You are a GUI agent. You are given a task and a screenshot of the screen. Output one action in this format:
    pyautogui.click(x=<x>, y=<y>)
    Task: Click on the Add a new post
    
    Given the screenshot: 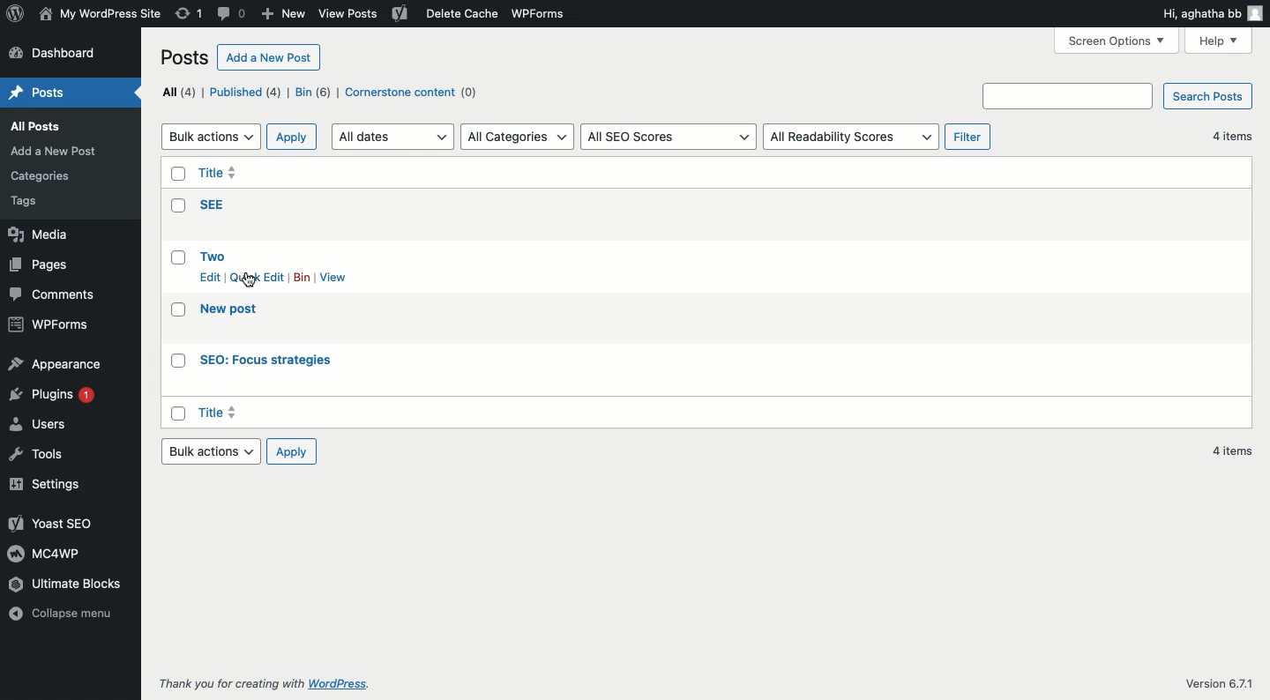 What is the action you would take?
    pyautogui.click(x=271, y=58)
    